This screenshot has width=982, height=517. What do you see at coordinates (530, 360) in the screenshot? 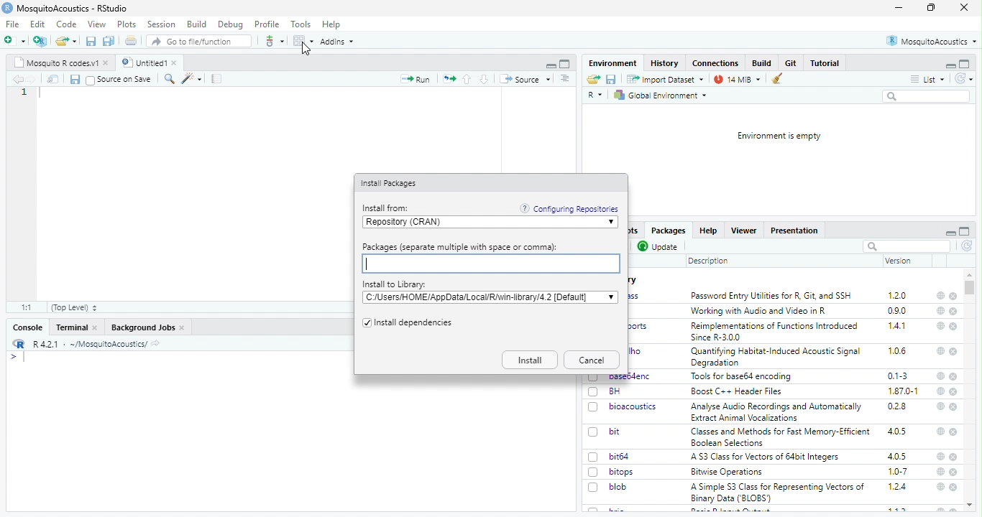
I see `Install` at bounding box center [530, 360].